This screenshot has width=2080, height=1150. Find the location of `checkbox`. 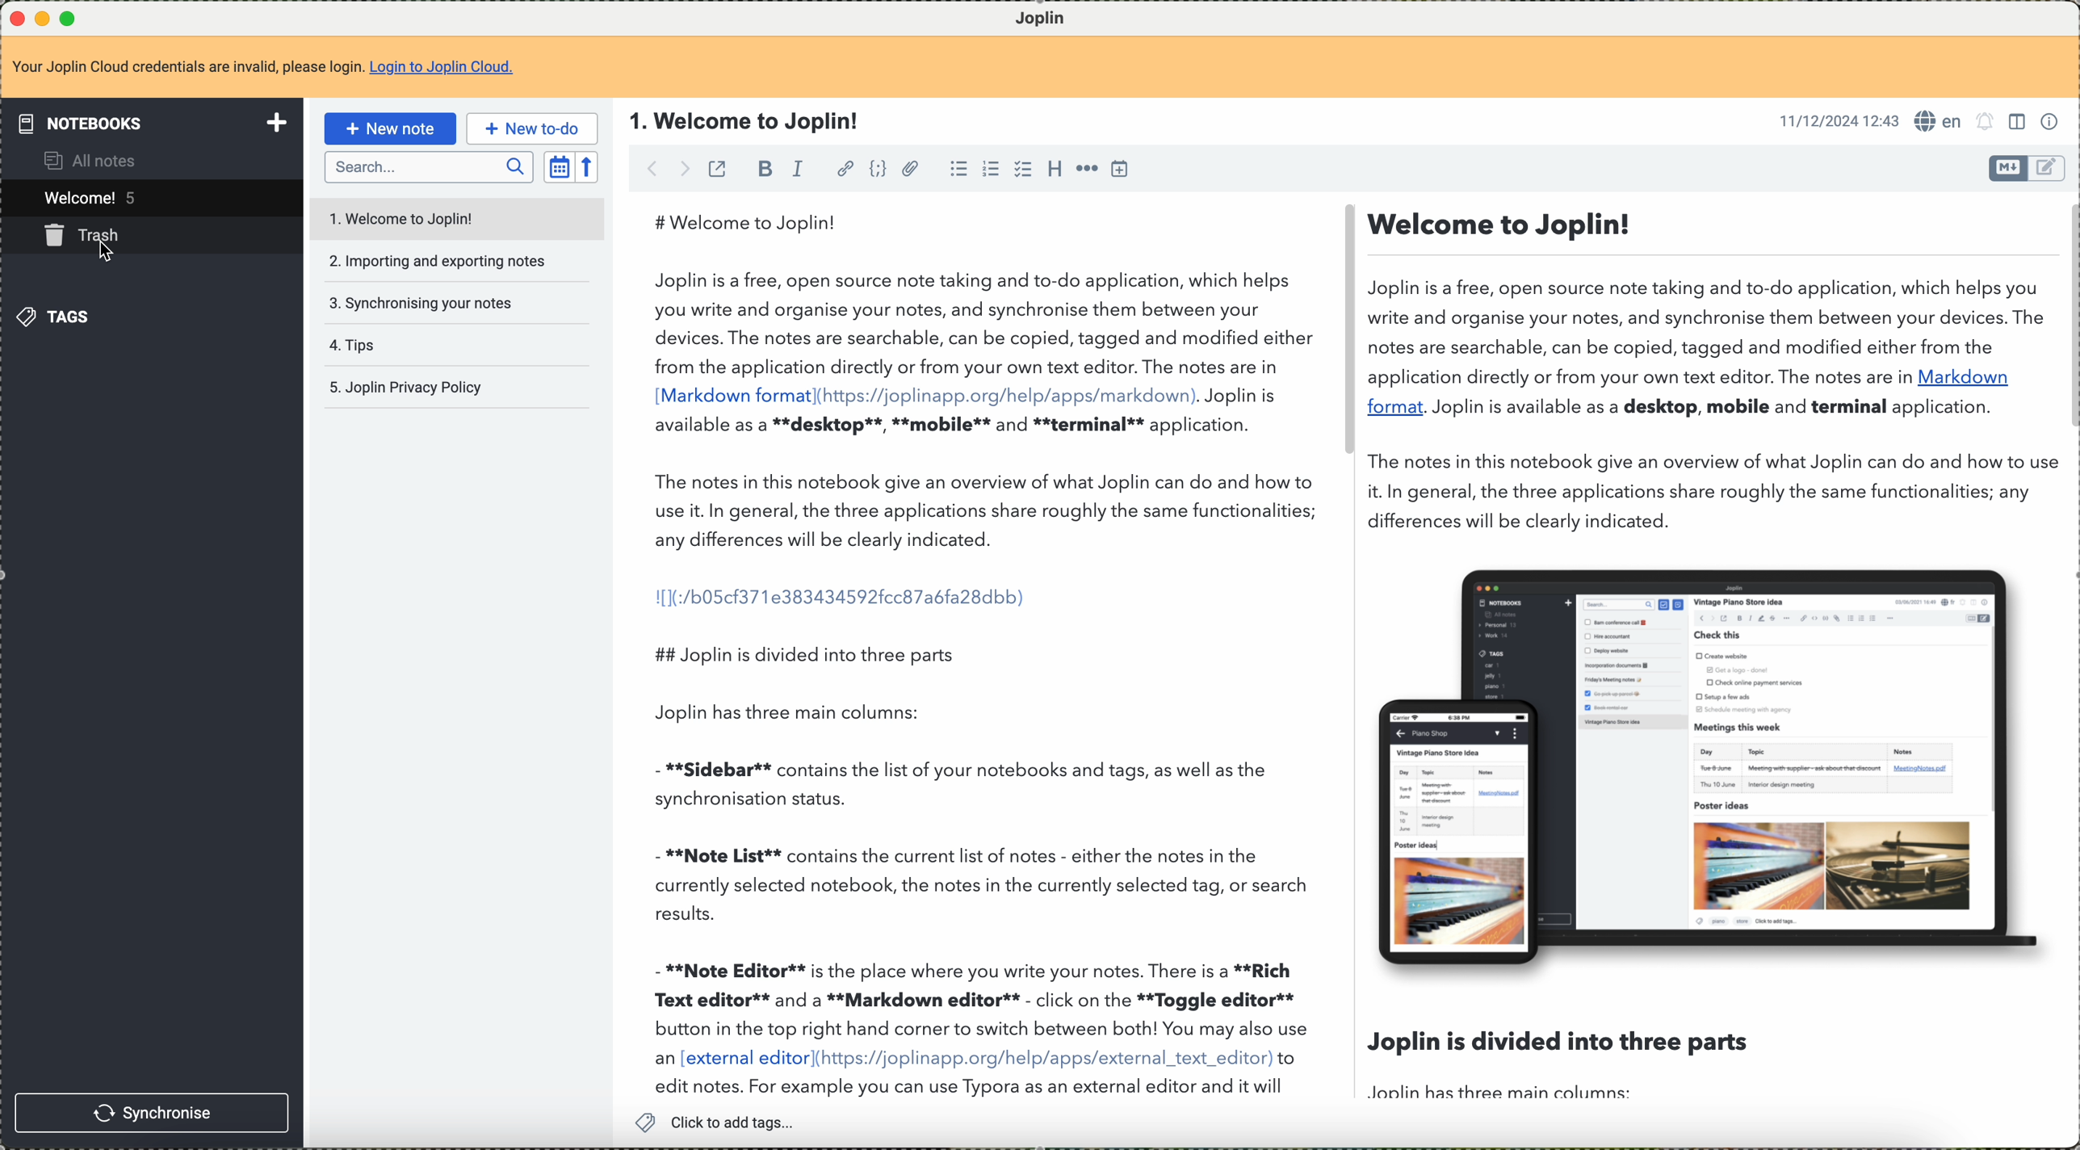

checkbox is located at coordinates (1021, 169).